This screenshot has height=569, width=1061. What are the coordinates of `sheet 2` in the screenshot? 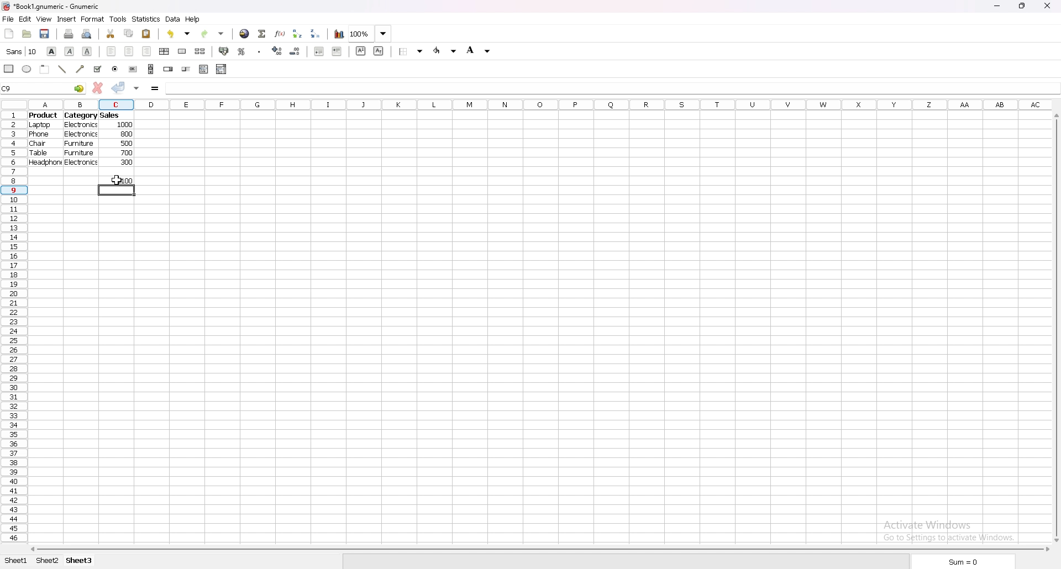 It's located at (47, 561).